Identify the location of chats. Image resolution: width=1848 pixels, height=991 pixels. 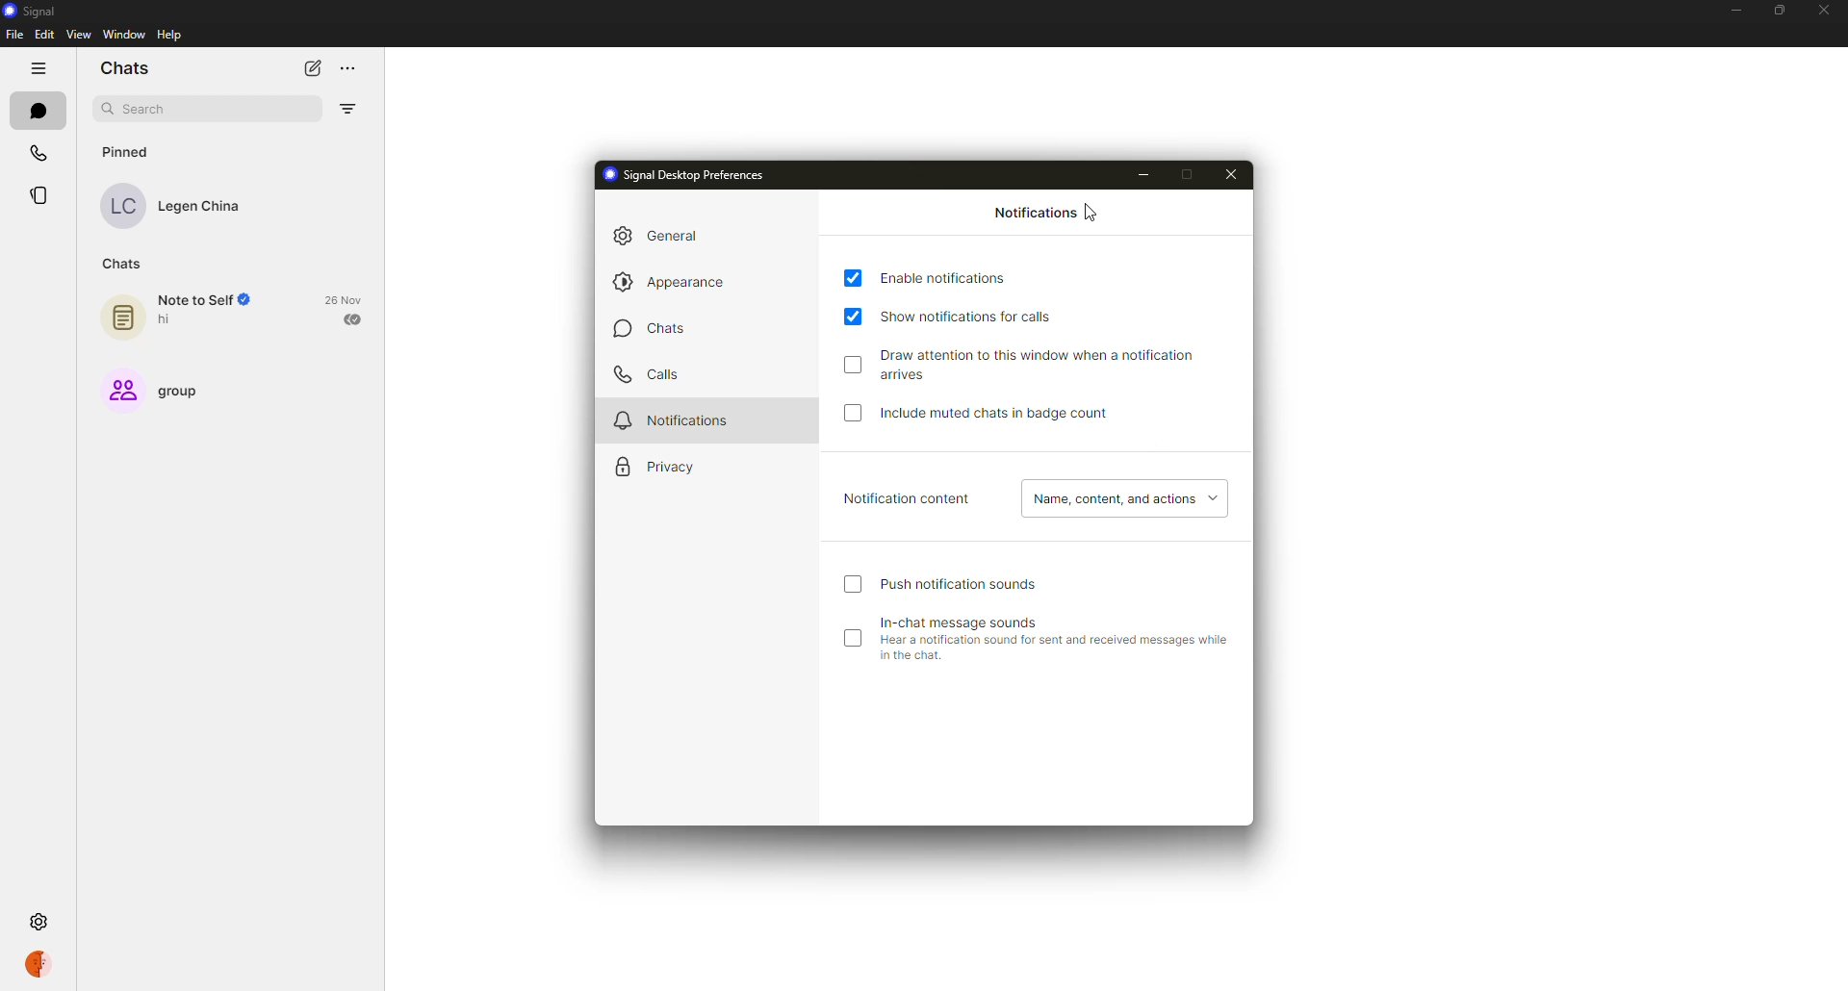
(124, 264).